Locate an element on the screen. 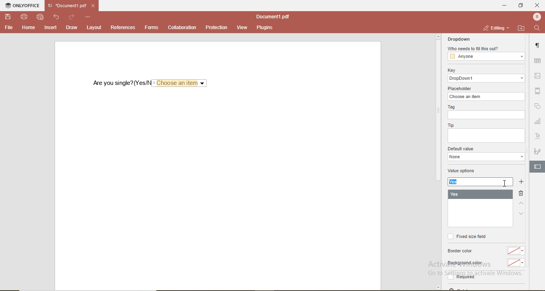  signature is located at coordinates (538, 150).